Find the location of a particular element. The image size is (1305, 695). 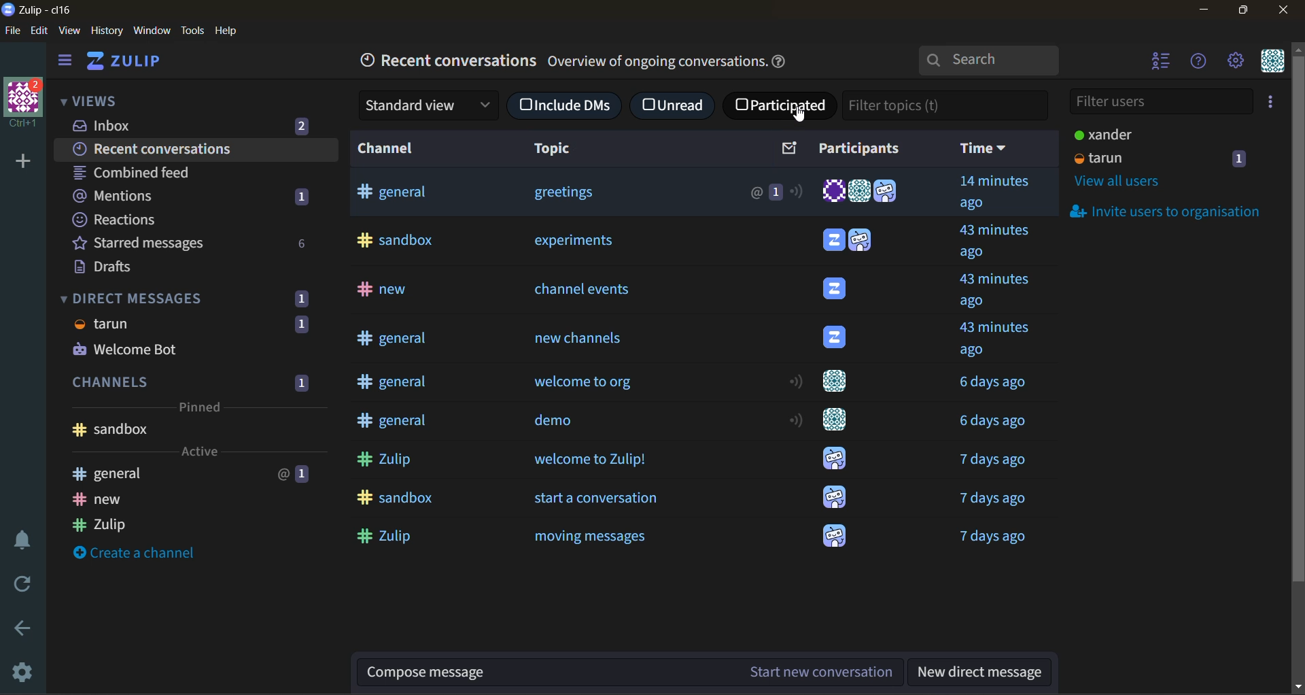

maximize is located at coordinates (1248, 12).